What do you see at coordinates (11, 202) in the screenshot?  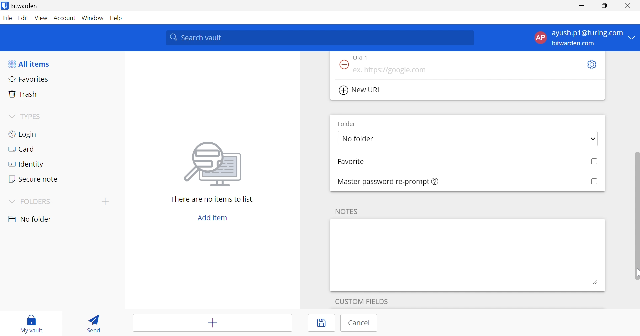 I see `Drop Down` at bounding box center [11, 202].